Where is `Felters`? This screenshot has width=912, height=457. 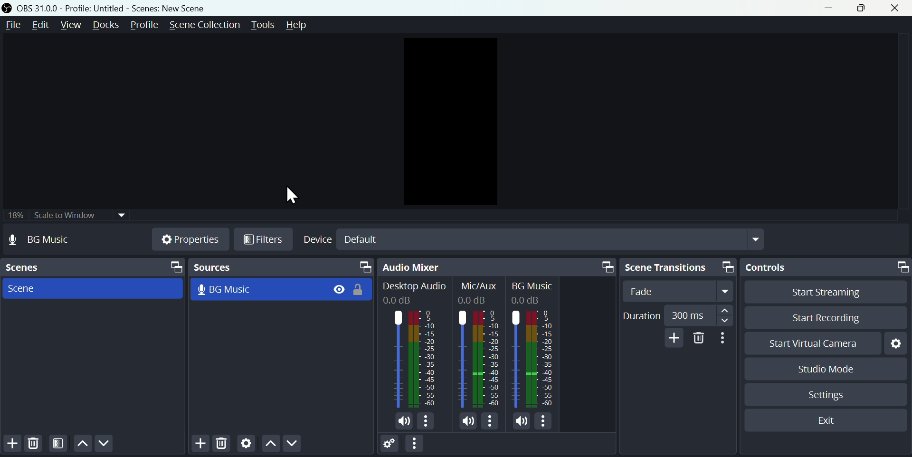
Felters is located at coordinates (60, 443).